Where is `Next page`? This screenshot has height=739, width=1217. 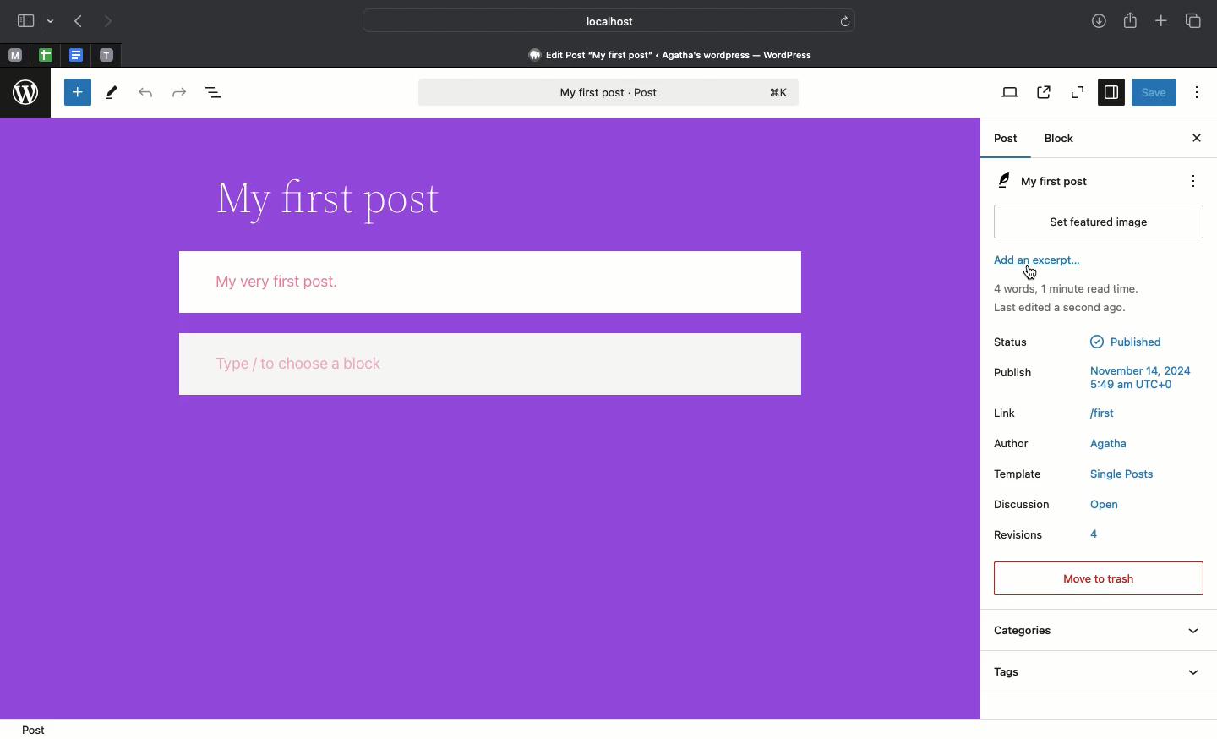
Next page is located at coordinates (112, 20).